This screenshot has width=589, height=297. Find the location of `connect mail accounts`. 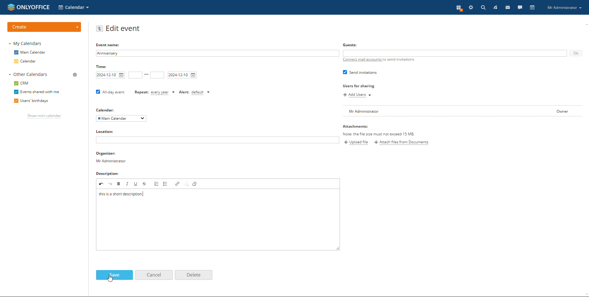

connect mail accounts is located at coordinates (377, 60).